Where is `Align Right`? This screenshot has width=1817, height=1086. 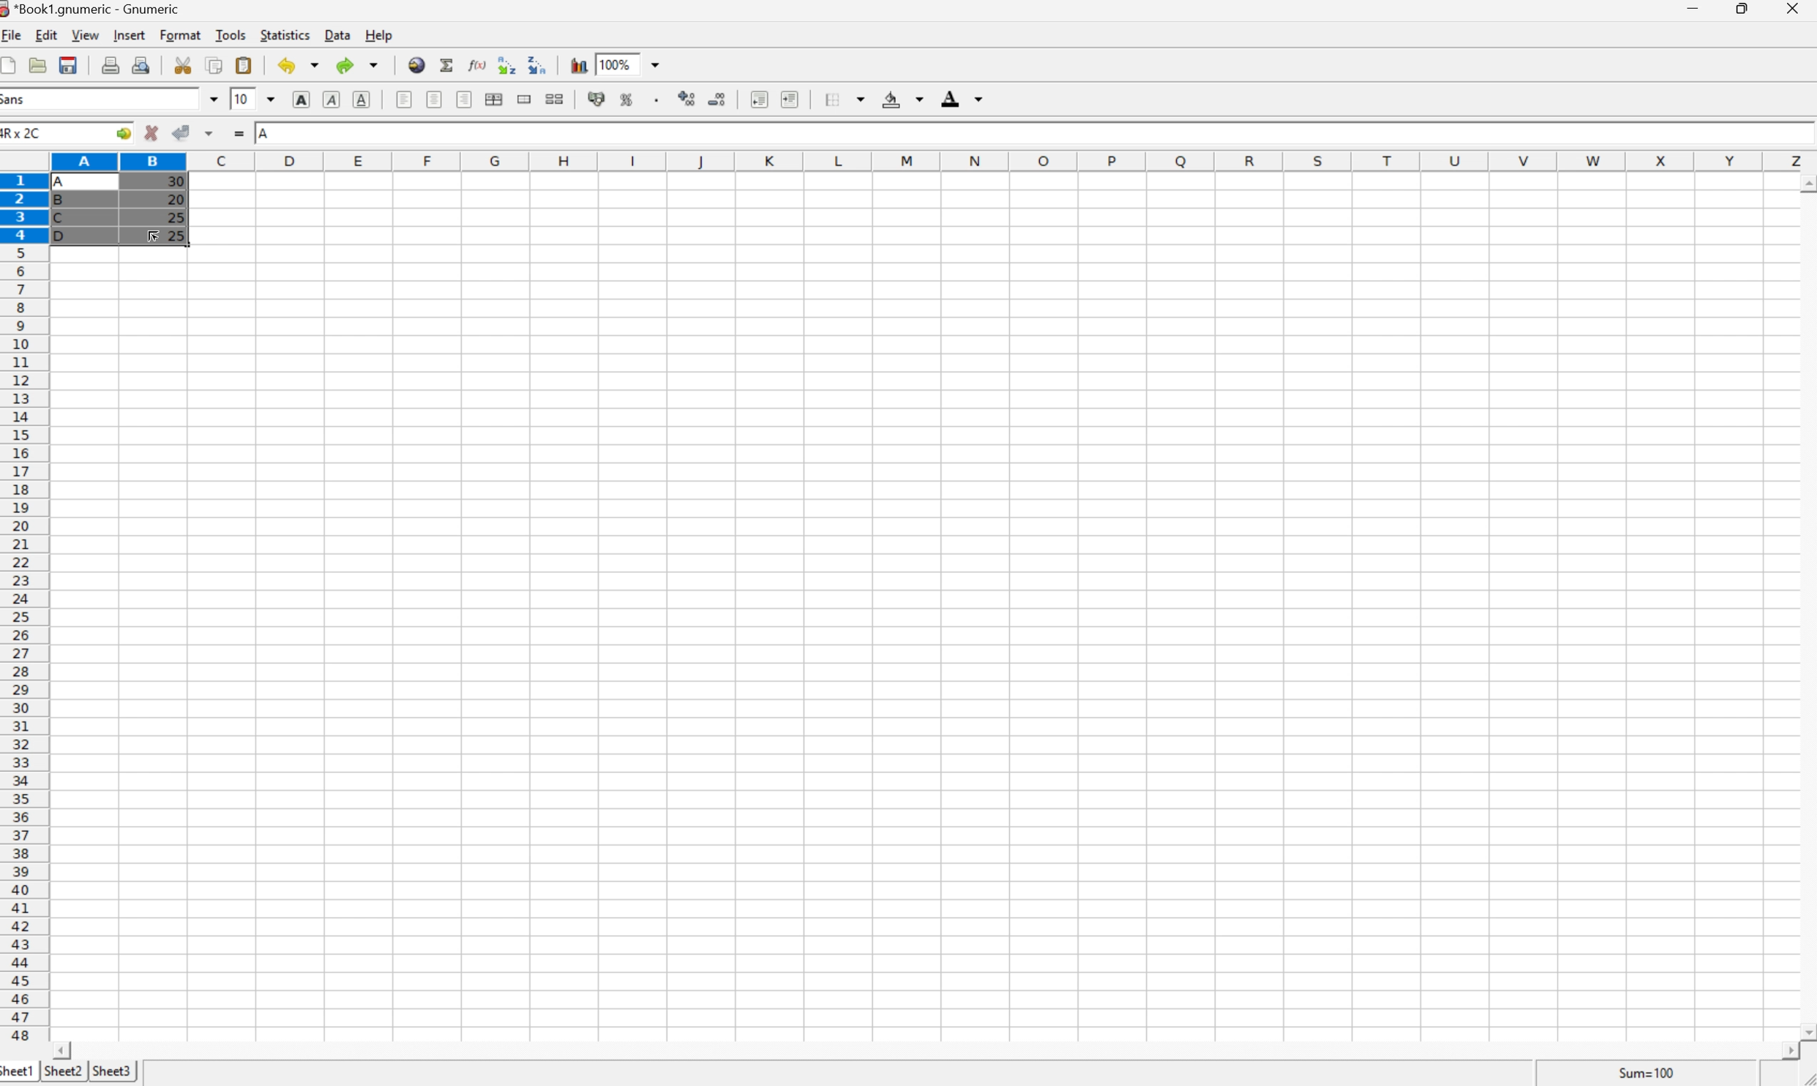
Align Right is located at coordinates (465, 100).